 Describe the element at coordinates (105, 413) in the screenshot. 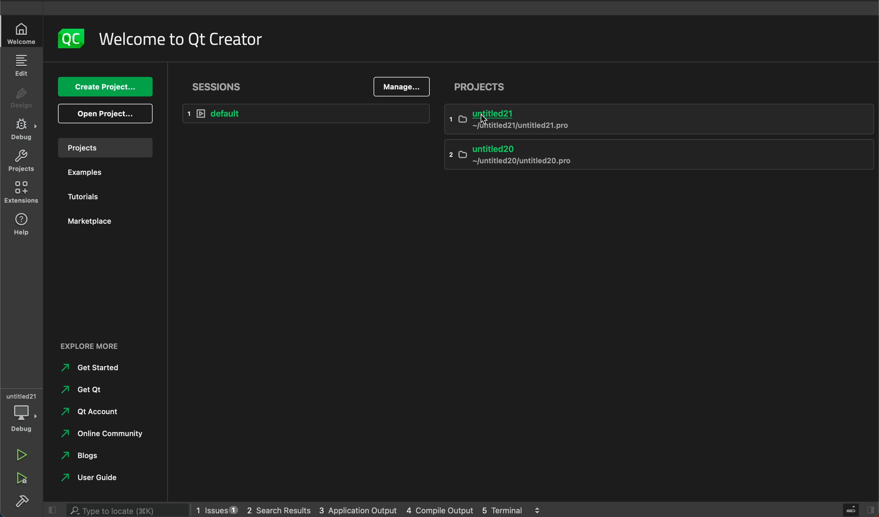

I see `qt accountability` at that location.